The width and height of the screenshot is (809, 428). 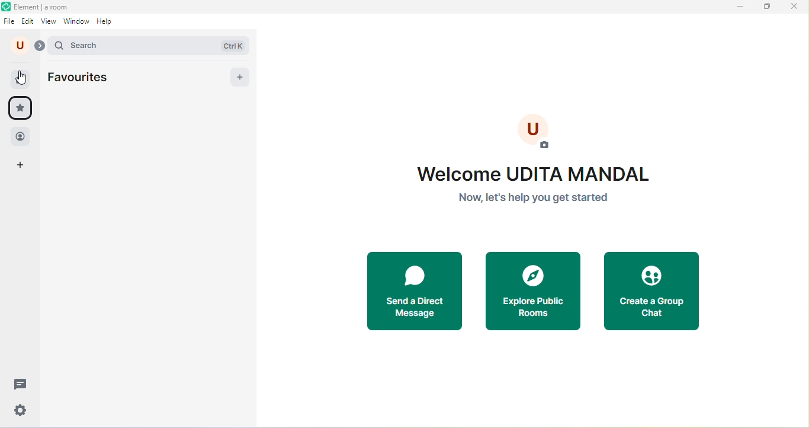 What do you see at coordinates (24, 81) in the screenshot?
I see `cursor` at bounding box center [24, 81].